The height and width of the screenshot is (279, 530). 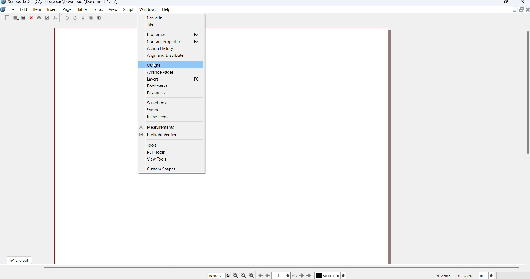 I want to click on script, so click(x=128, y=9).